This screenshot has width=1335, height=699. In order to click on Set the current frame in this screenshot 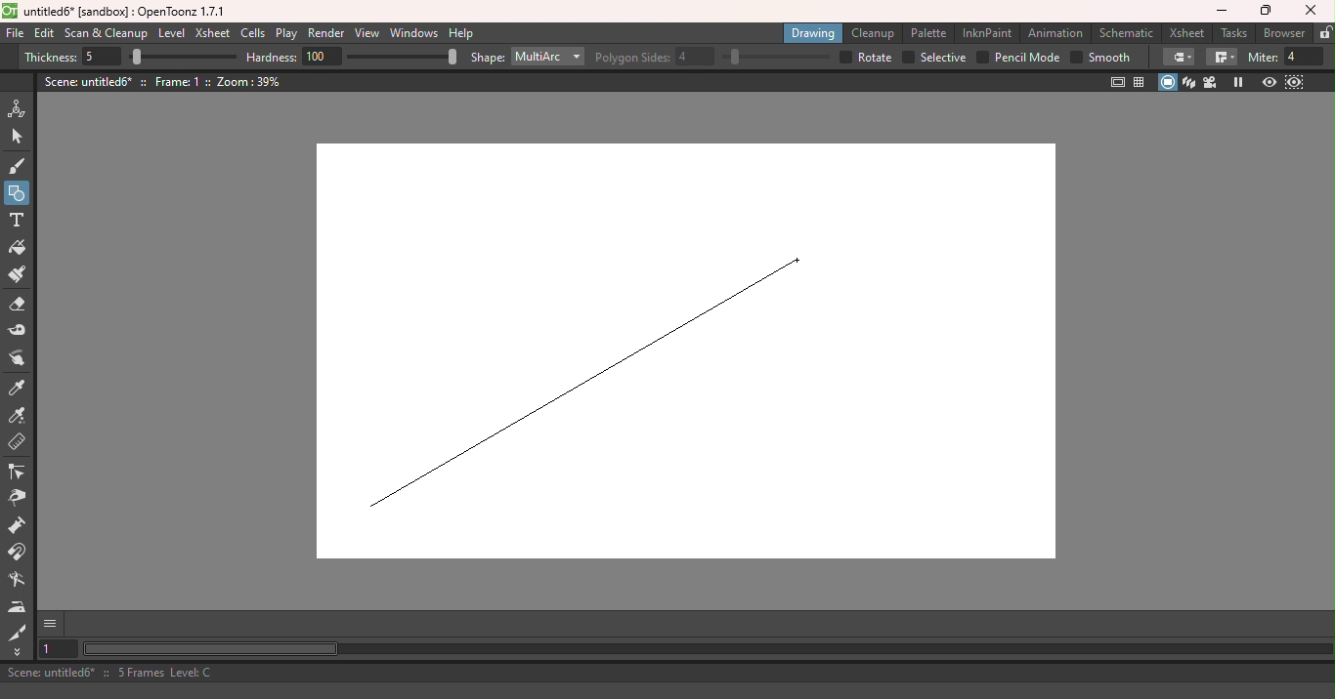, I will do `click(58, 650)`.